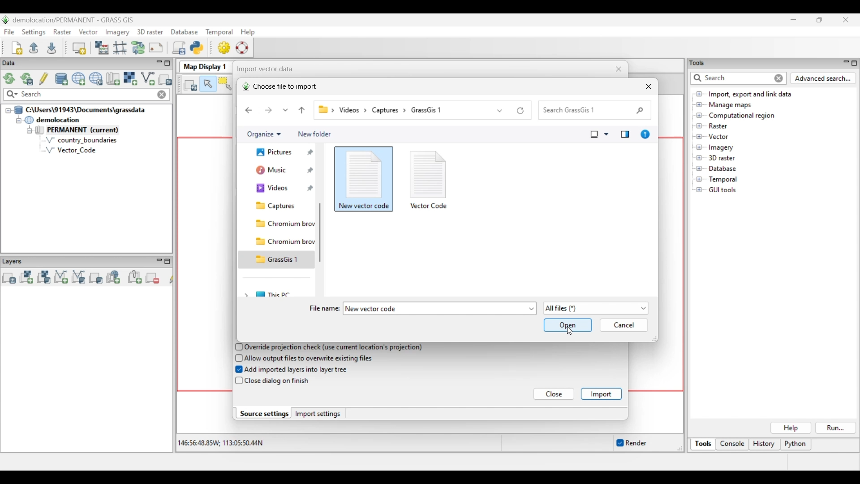 The image size is (860, 484). I want to click on Open a simple python code editor, so click(197, 48).